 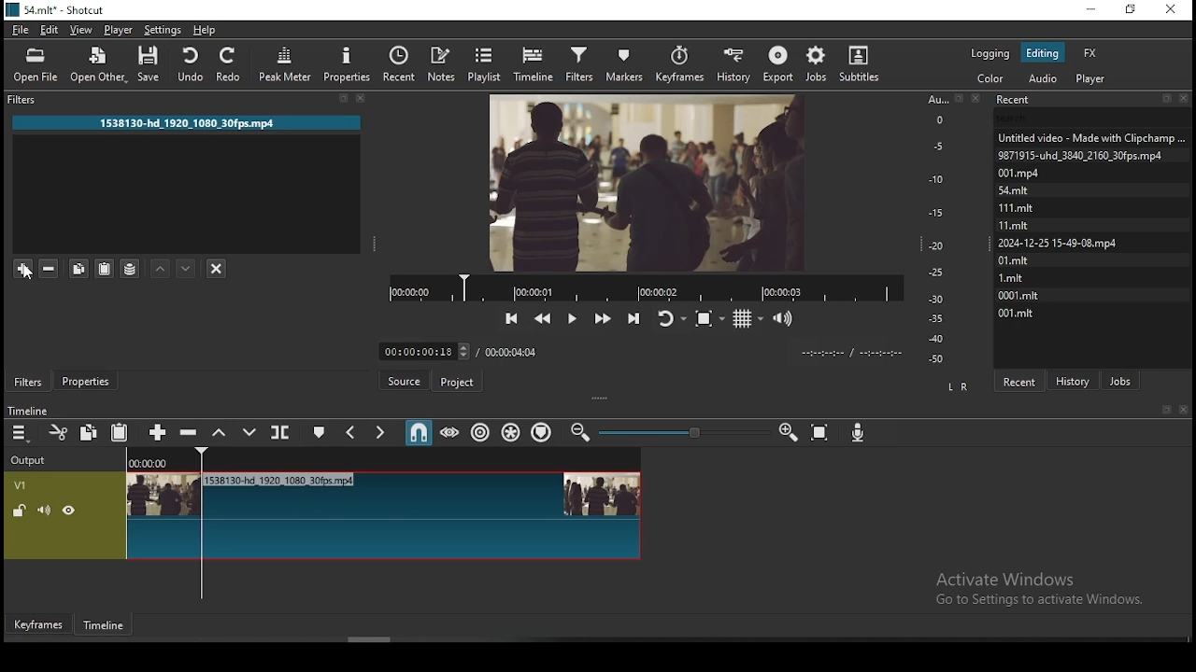 What do you see at coordinates (455, 379) in the screenshot?
I see `project` at bounding box center [455, 379].